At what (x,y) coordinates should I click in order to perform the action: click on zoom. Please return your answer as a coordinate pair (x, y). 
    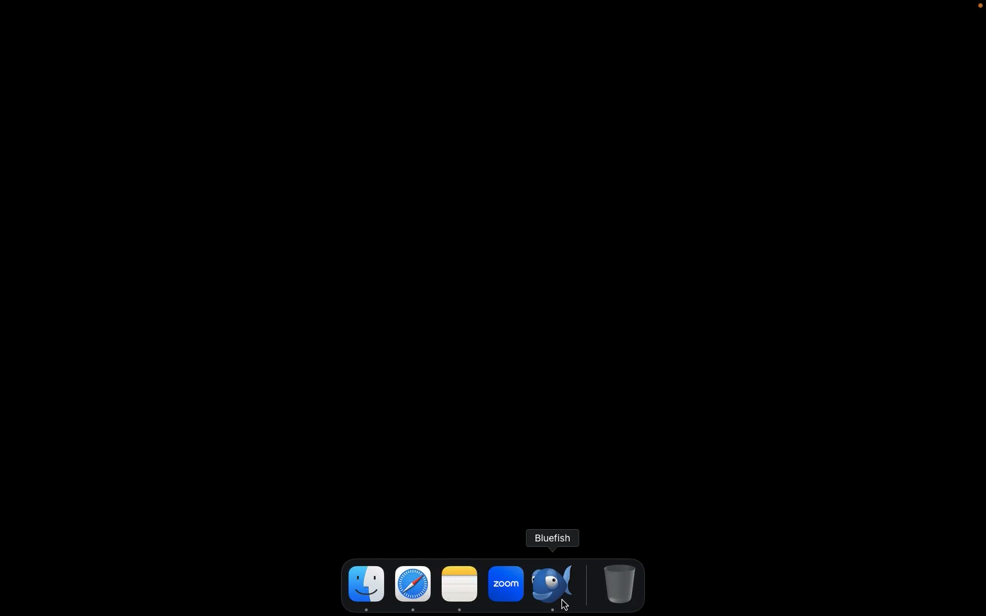
    Looking at the image, I should click on (505, 586).